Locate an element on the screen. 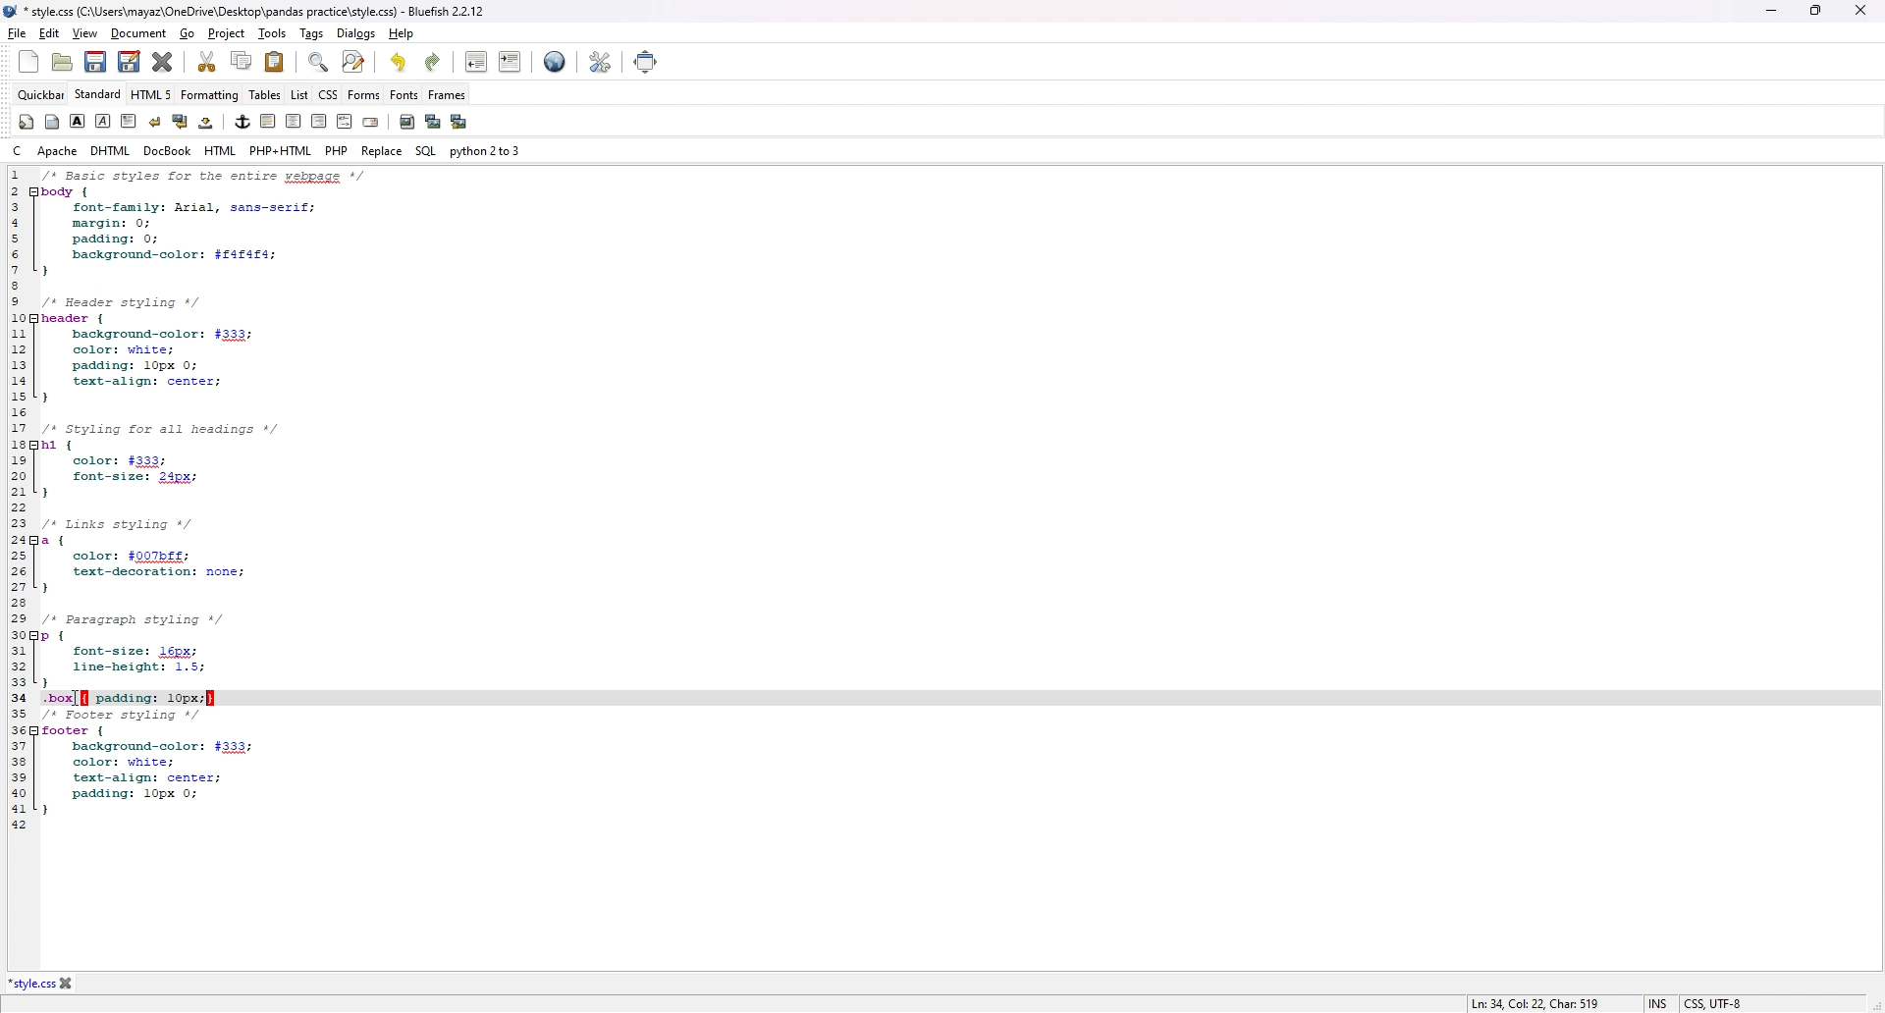 Image resolution: width=1885 pixels, height=1013 pixels. forms is located at coordinates (364, 95).